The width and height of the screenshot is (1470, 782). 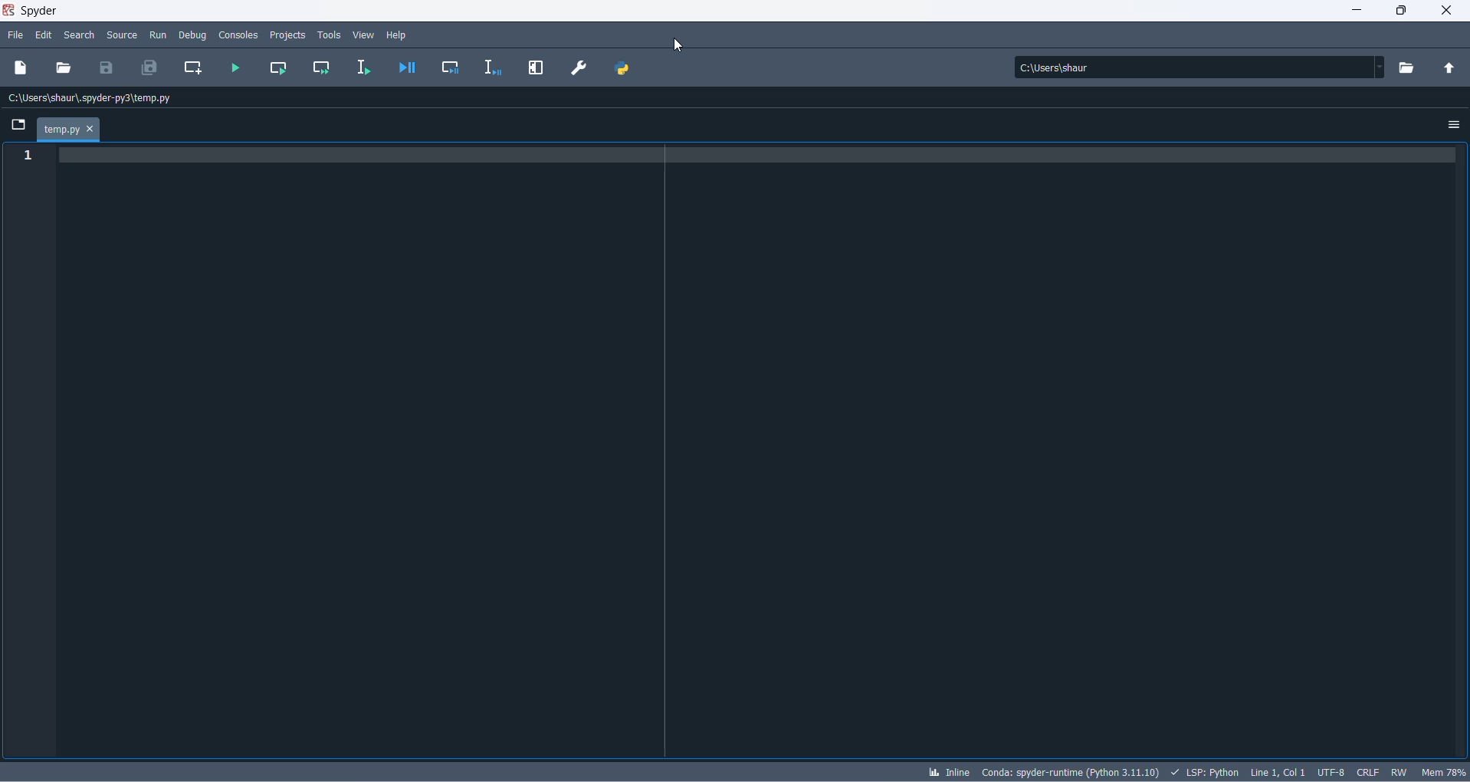 I want to click on options, so click(x=1455, y=121).